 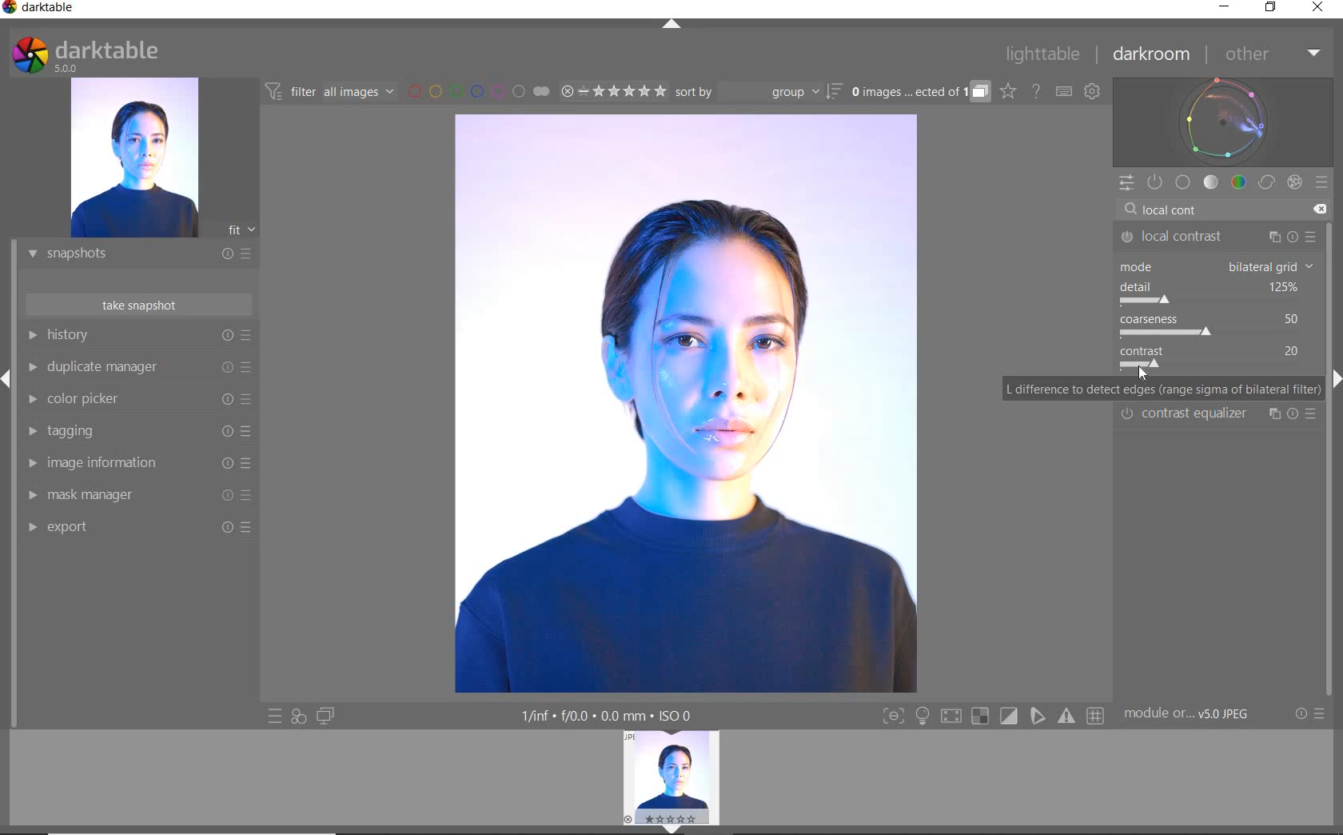 I want to click on Search, so click(x=1130, y=210).